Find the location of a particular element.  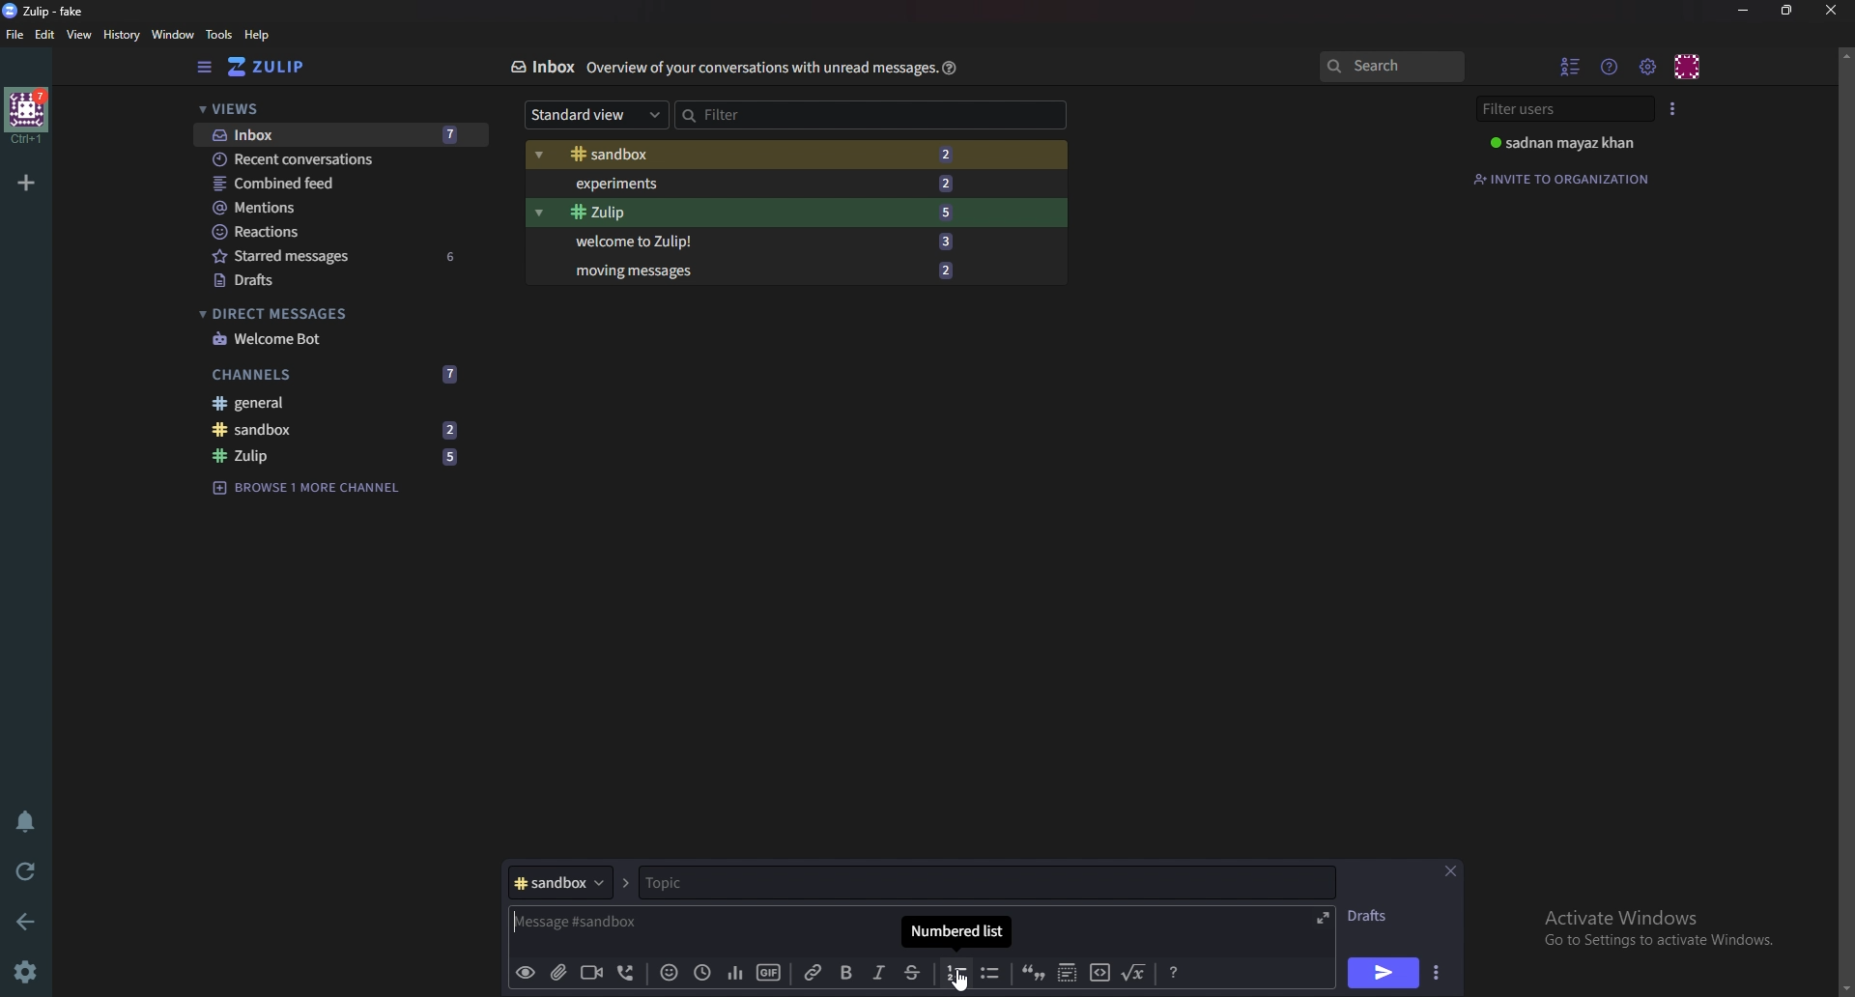

home is located at coordinates (25, 116).